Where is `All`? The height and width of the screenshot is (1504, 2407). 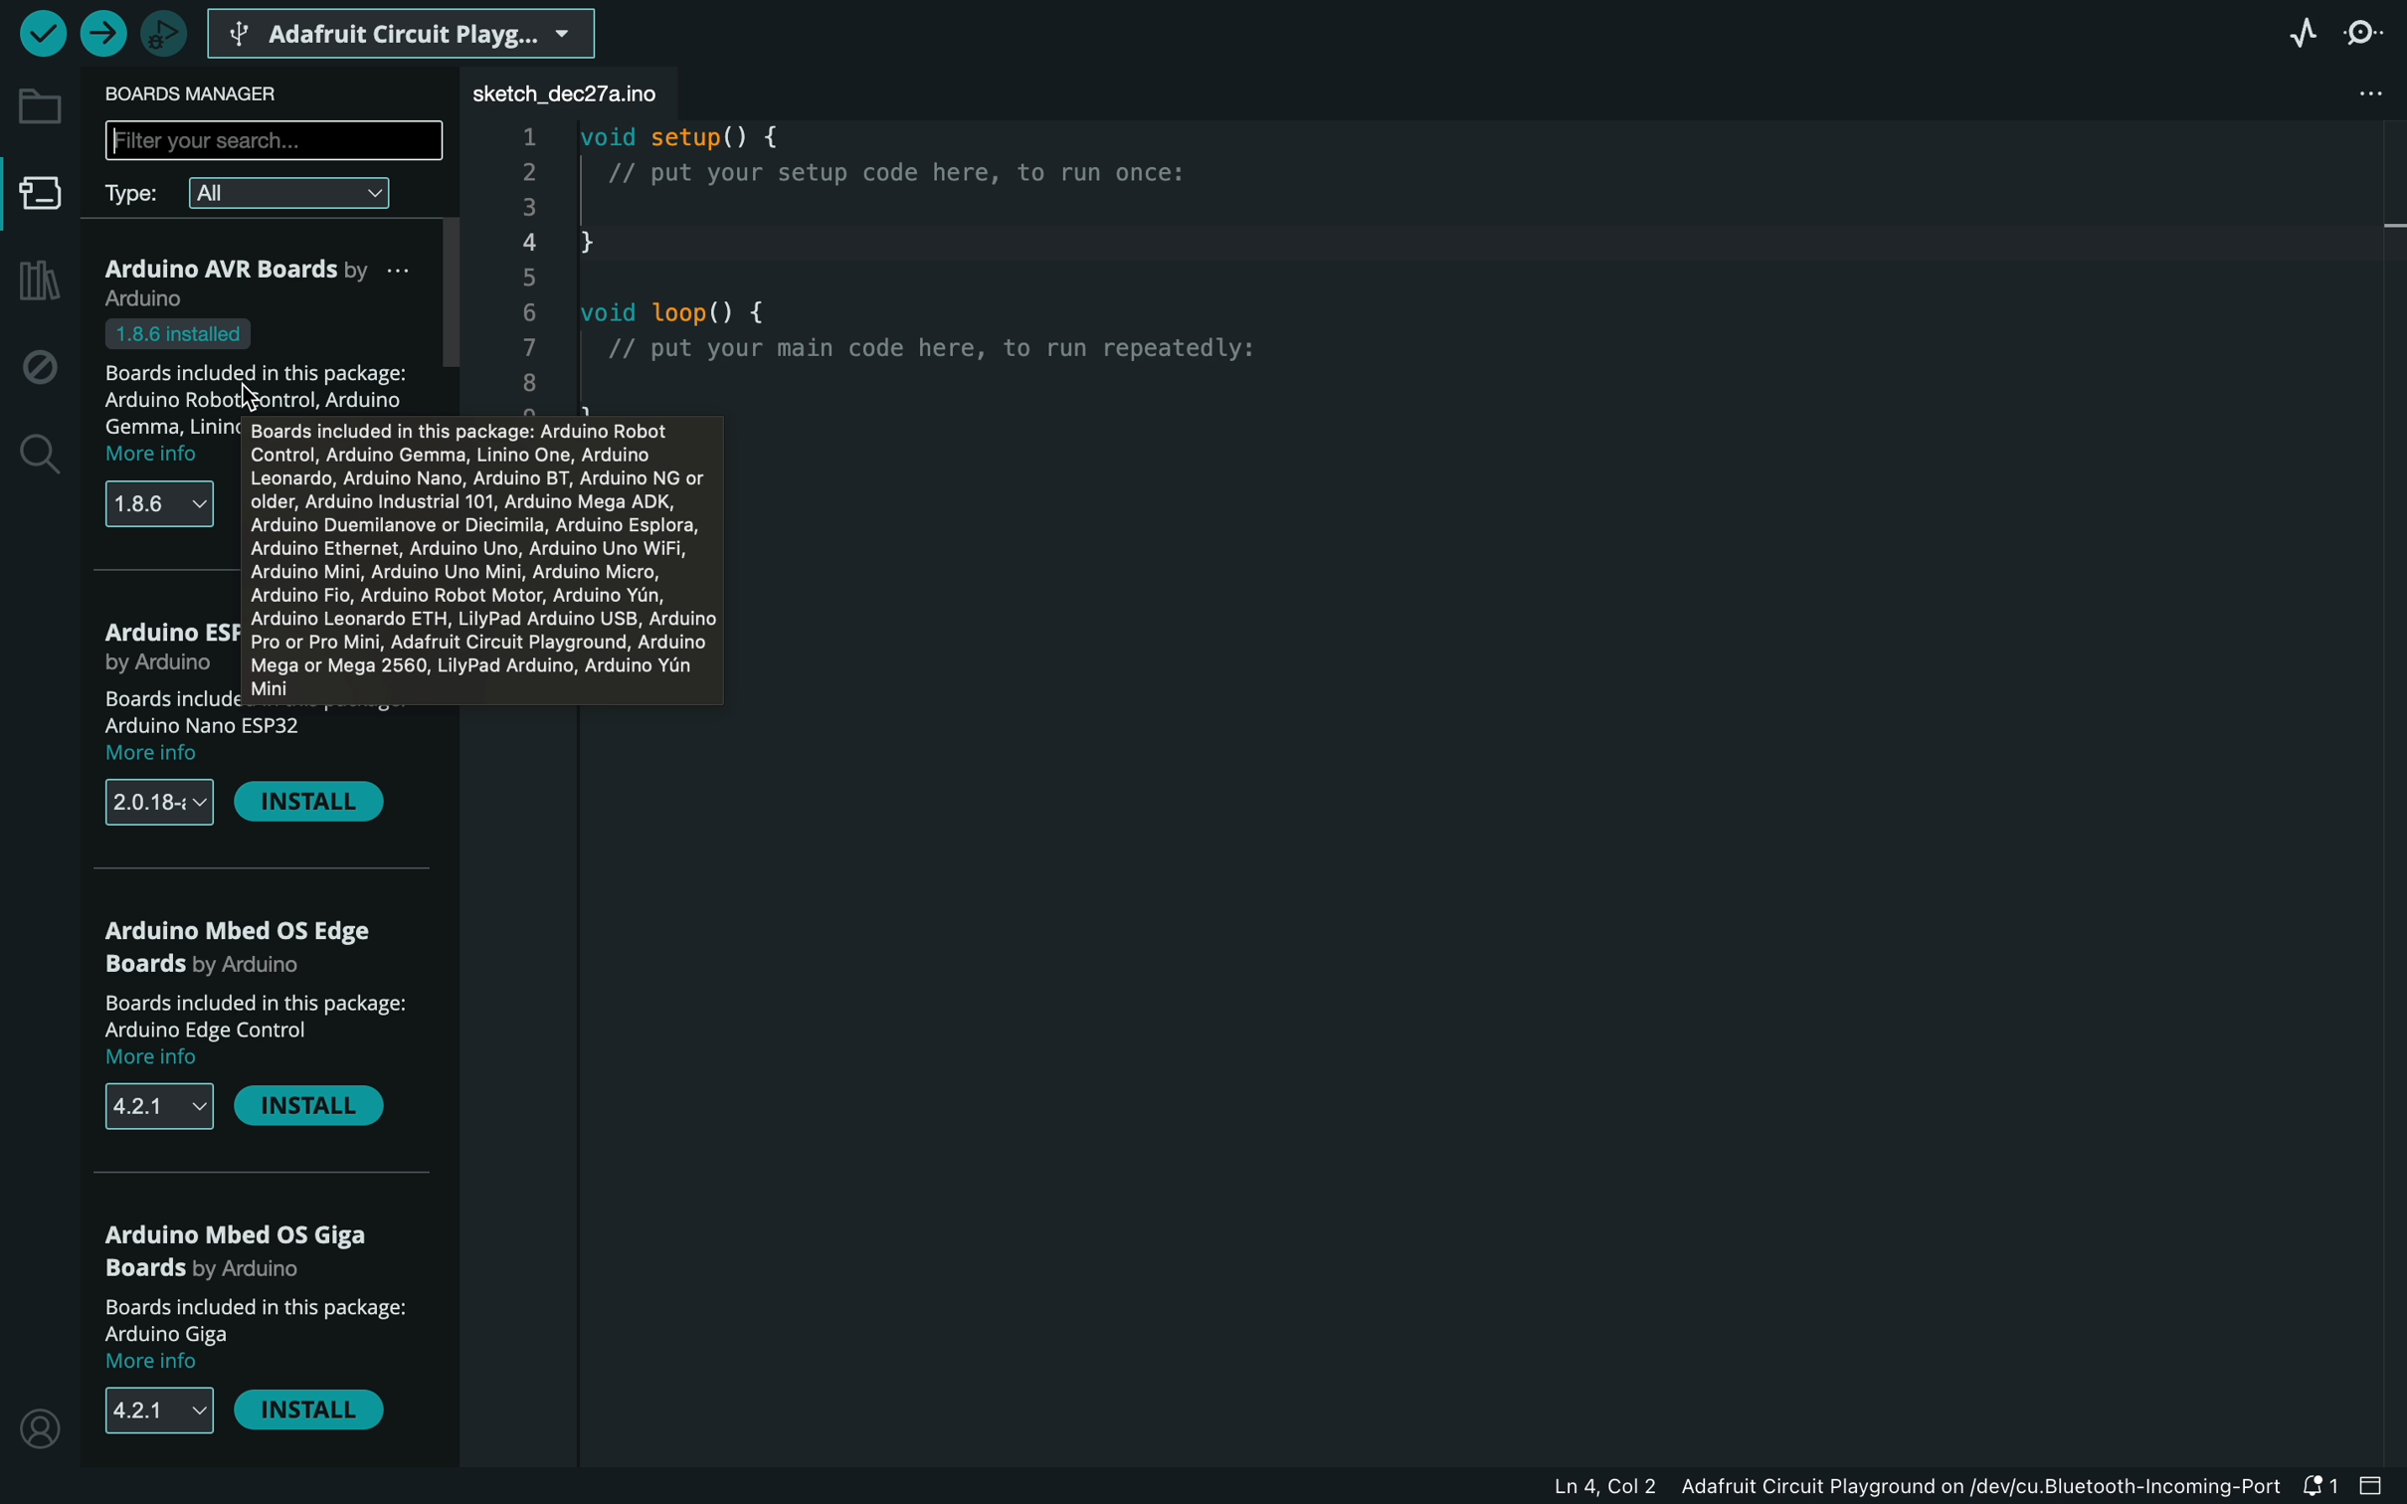
All is located at coordinates (294, 193).